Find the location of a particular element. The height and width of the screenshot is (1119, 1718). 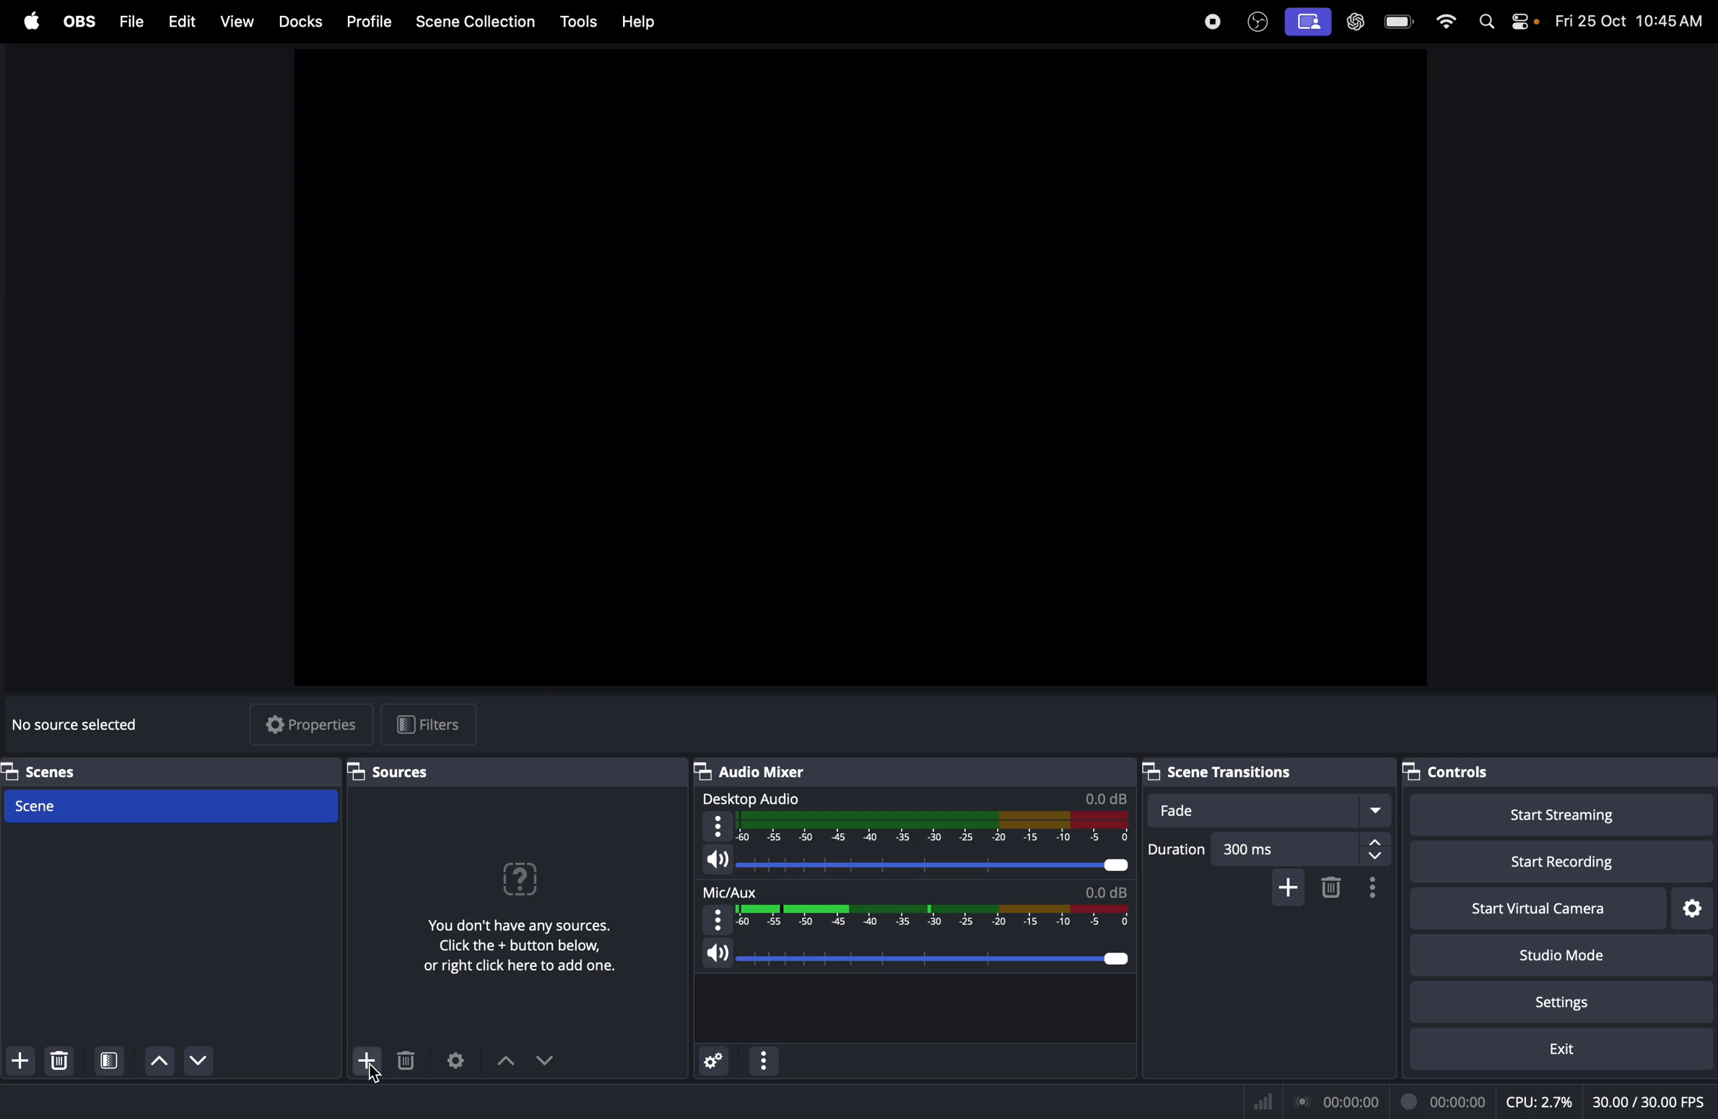

apple menu is located at coordinates (32, 22).